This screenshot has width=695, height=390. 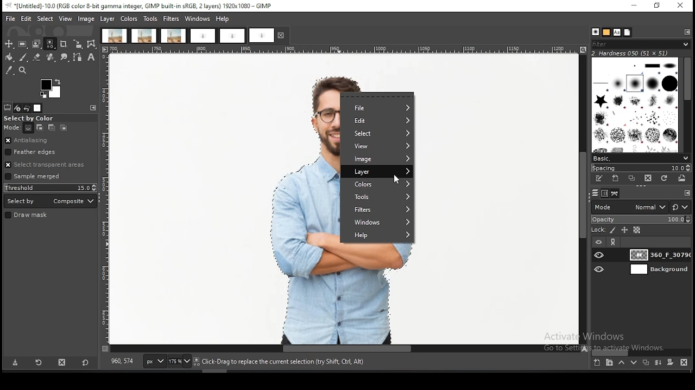 What do you see at coordinates (50, 141) in the screenshot?
I see `antiliasing` at bounding box center [50, 141].